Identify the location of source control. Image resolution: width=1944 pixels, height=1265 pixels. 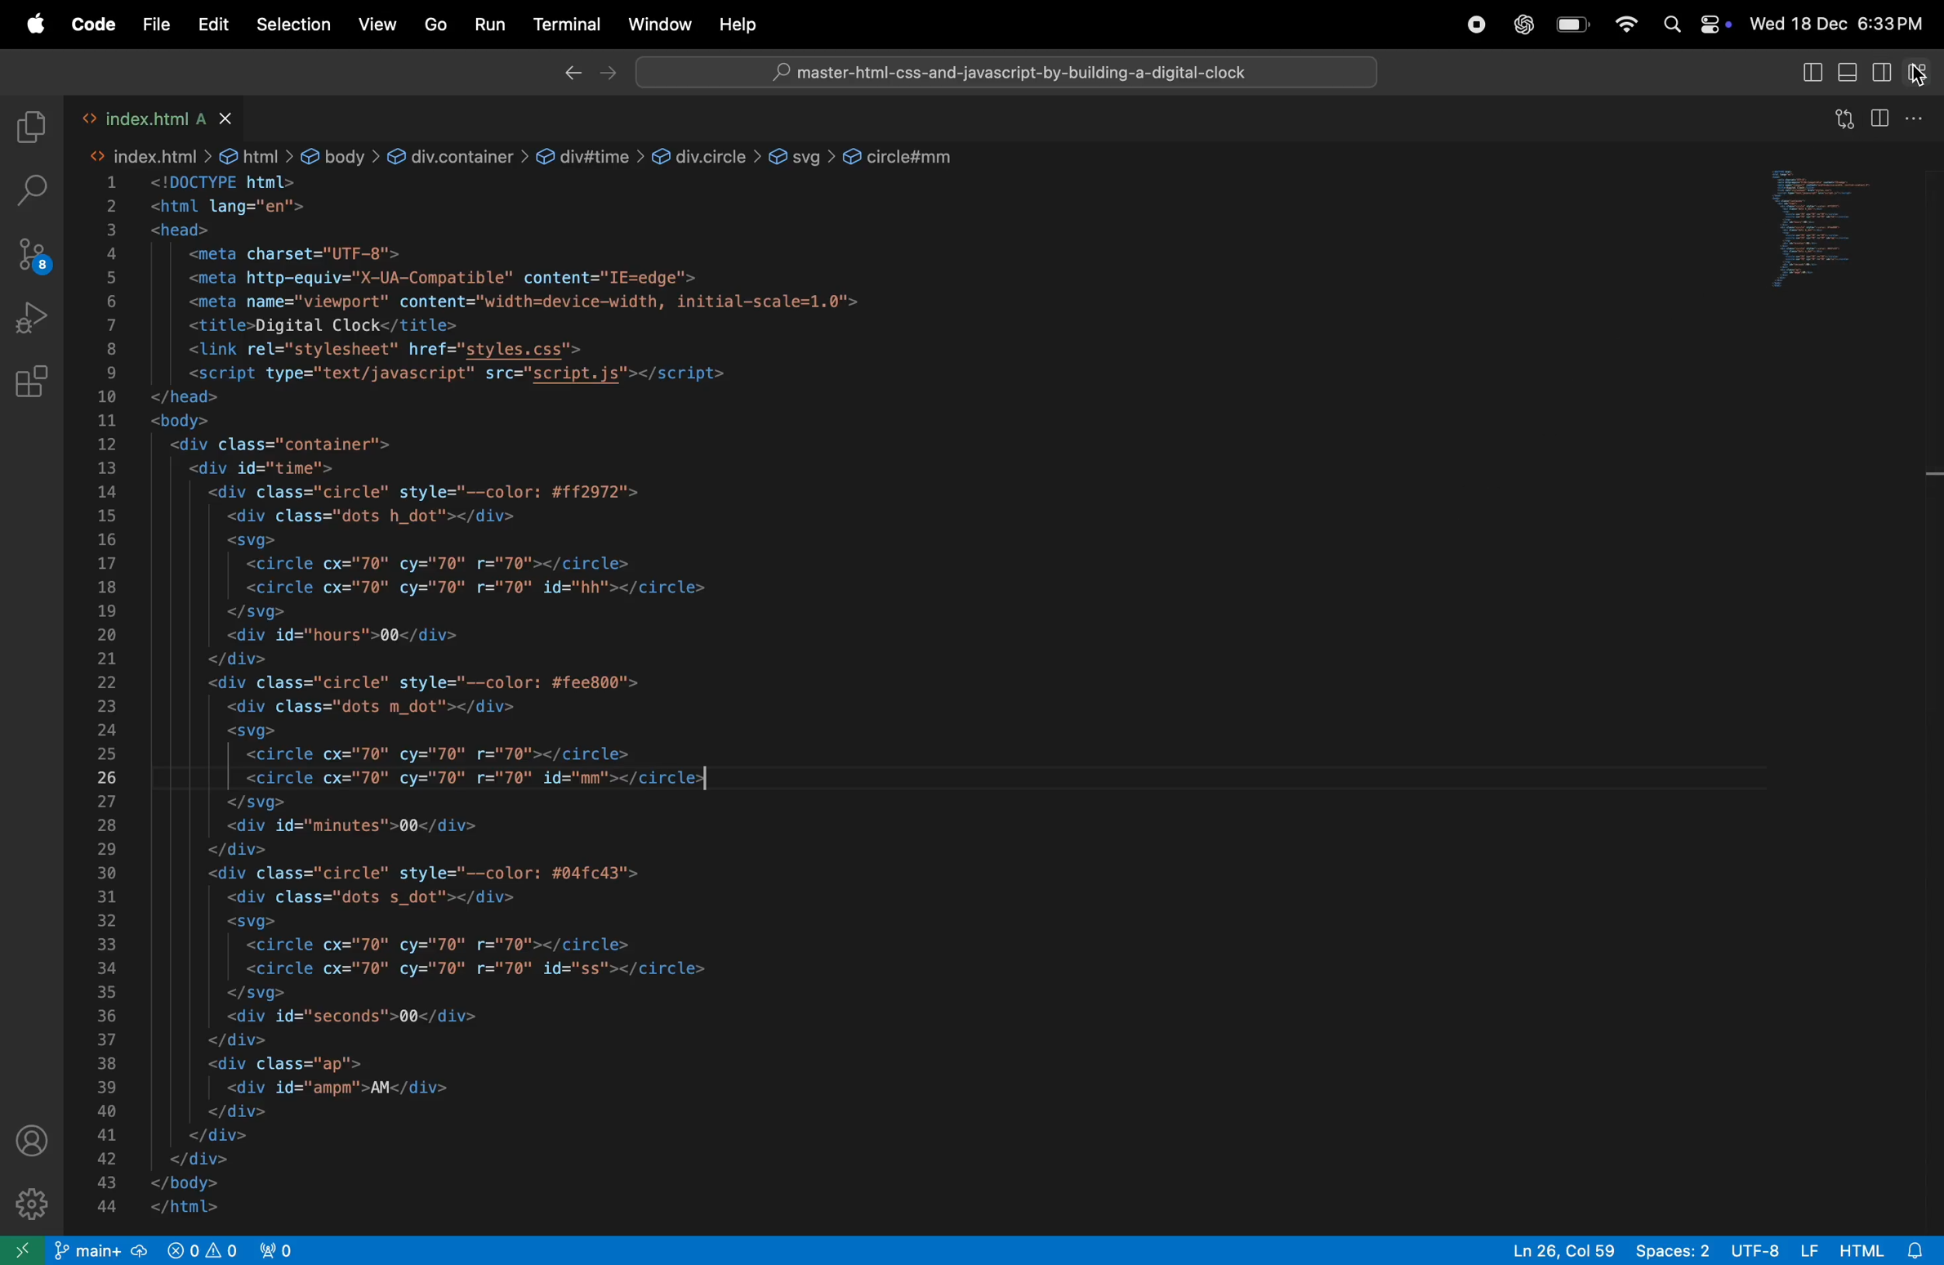
(36, 248).